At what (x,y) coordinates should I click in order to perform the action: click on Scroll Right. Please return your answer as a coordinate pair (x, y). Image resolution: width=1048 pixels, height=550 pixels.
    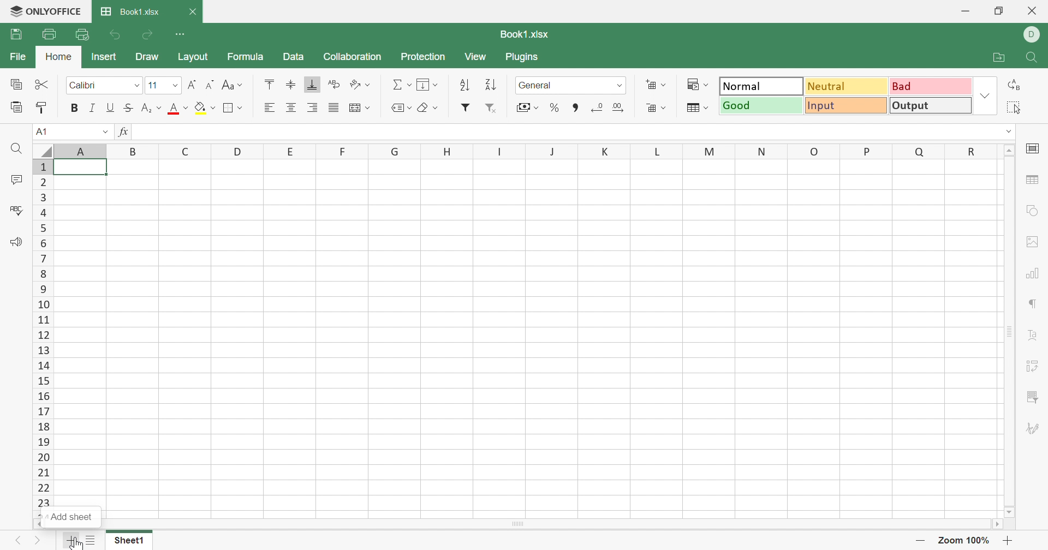
    Looking at the image, I should click on (996, 524).